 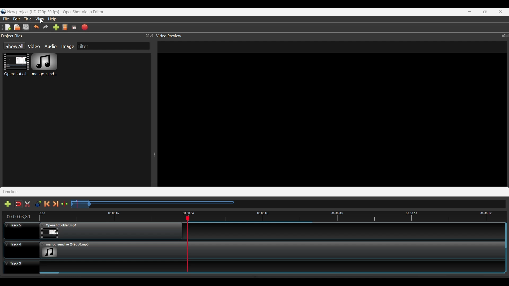 I want to click on Help, so click(x=52, y=19).